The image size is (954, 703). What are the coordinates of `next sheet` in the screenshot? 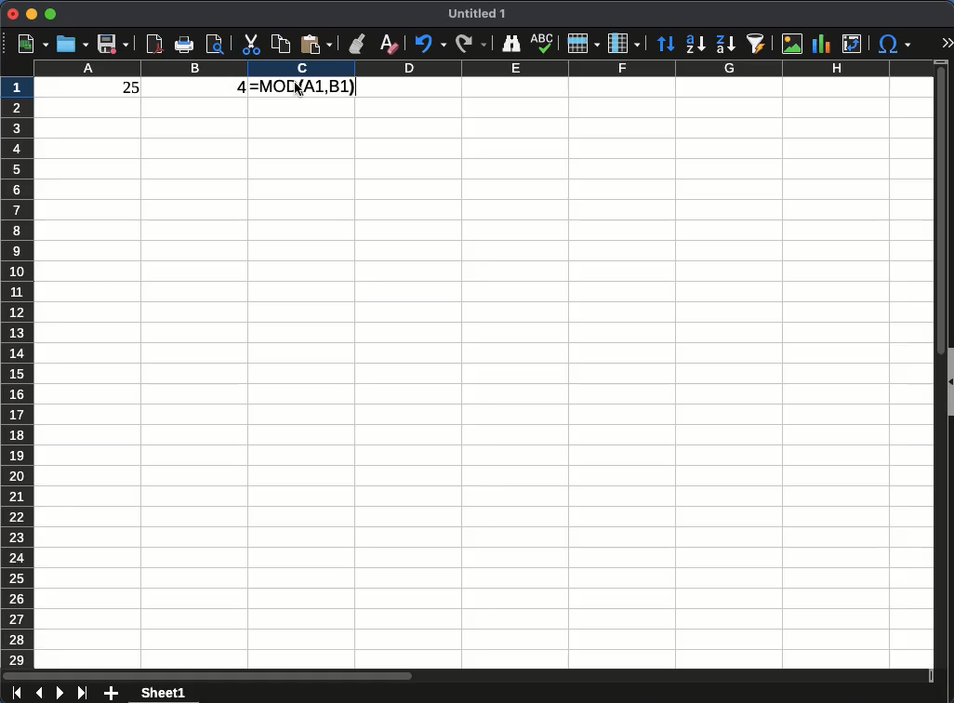 It's located at (60, 693).